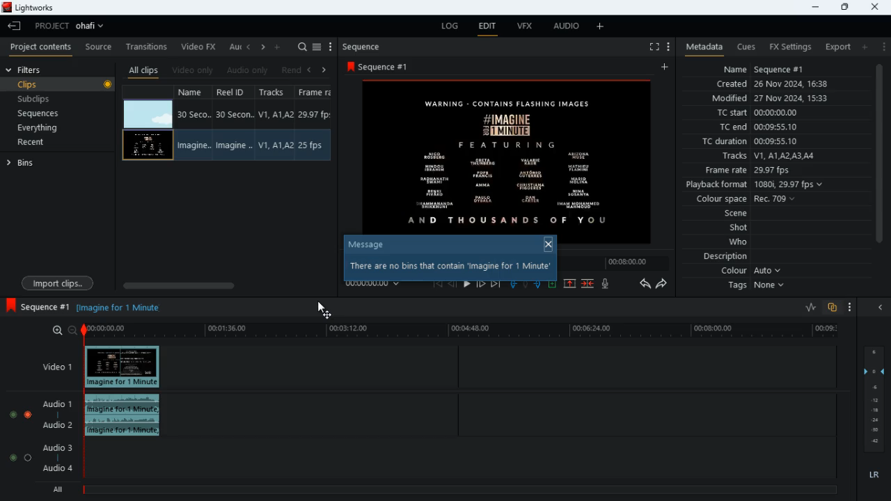  What do you see at coordinates (830, 308) in the screenshot?
I see `overlap` at bounding box center [830, 308].